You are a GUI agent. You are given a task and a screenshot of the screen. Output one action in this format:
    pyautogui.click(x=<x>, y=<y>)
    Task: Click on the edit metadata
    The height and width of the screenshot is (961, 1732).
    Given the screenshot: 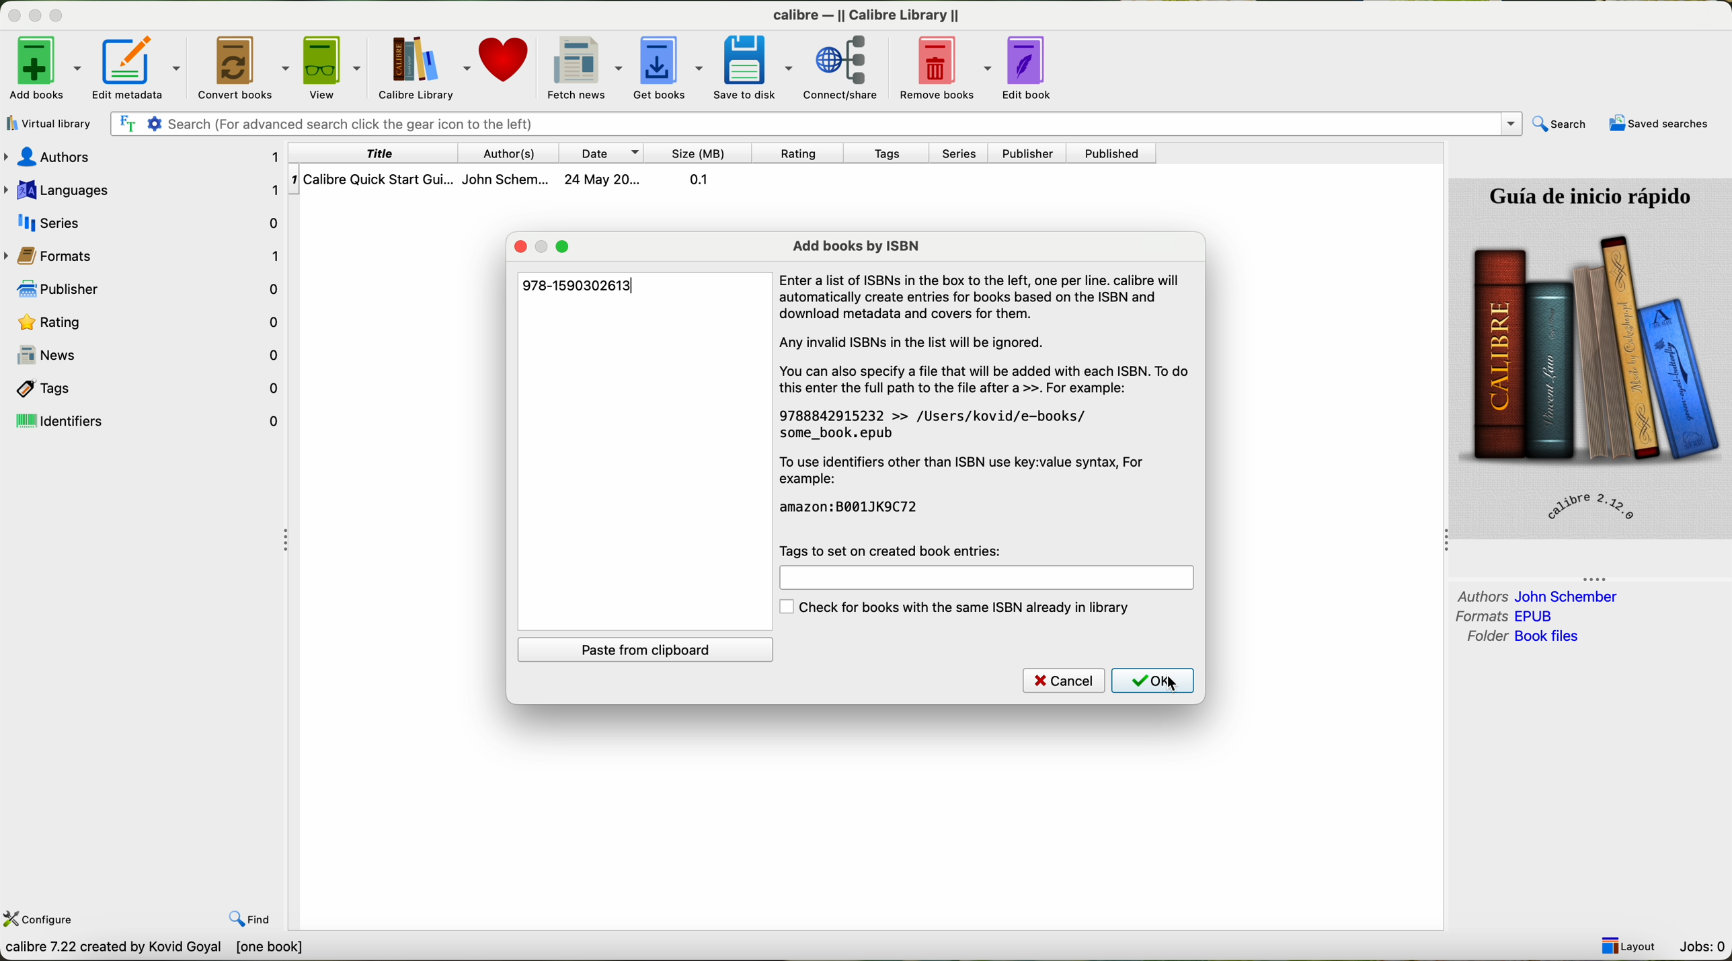 What is the action you would take?
    pyautogui.click(x=143, y=65)
    